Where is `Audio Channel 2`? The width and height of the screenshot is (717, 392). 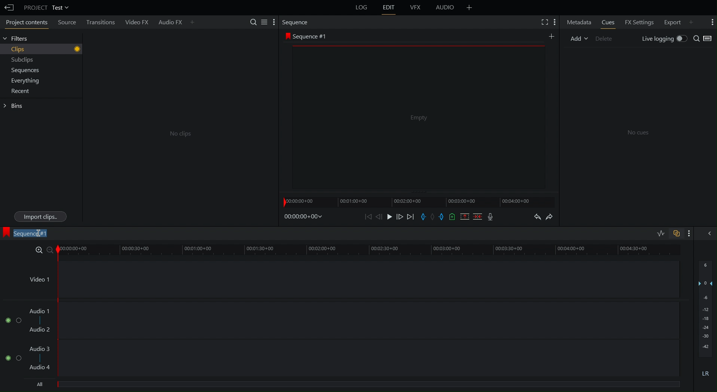 Audio Channel 2 is located at coordinates (11, 356).